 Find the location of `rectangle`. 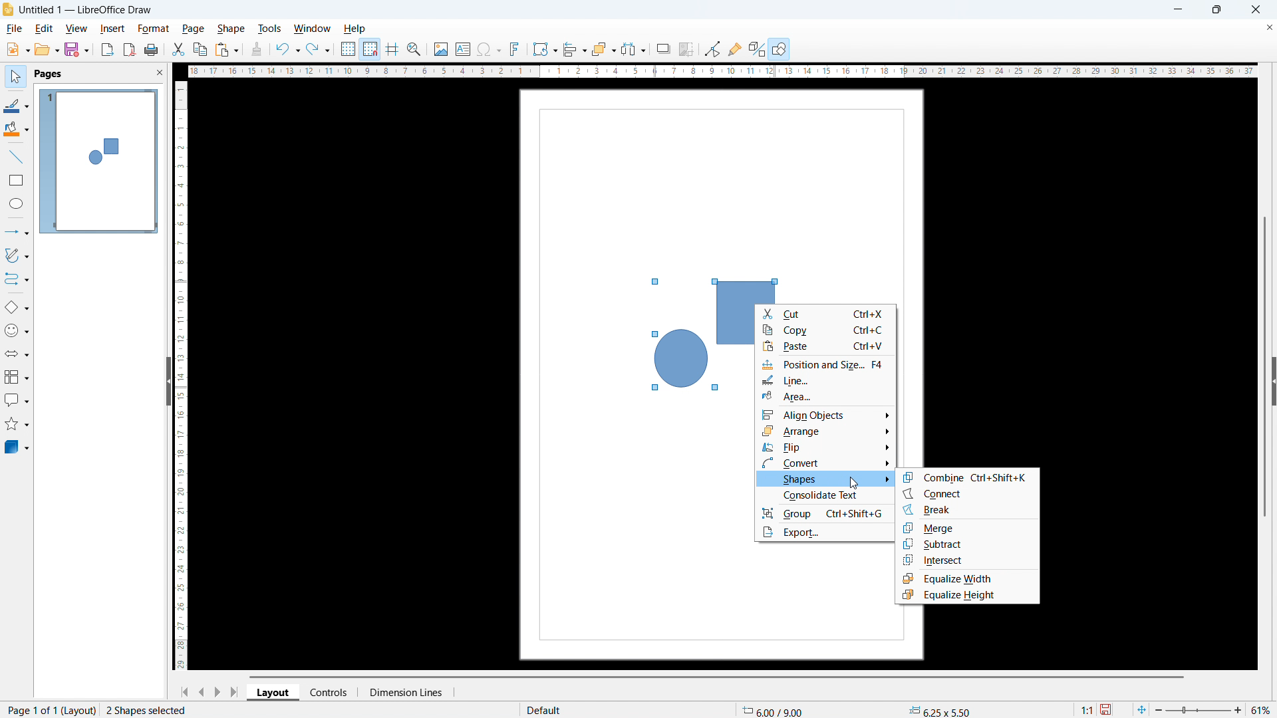

rectangle is located at coordinates (16, 179).